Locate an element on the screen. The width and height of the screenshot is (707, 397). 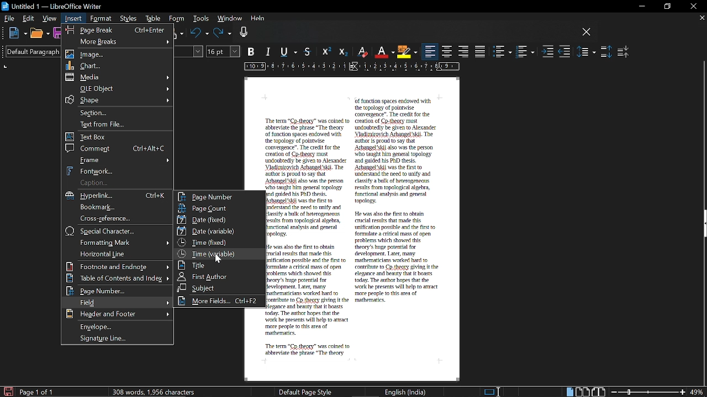
Find is located at coordinates (115, 302).